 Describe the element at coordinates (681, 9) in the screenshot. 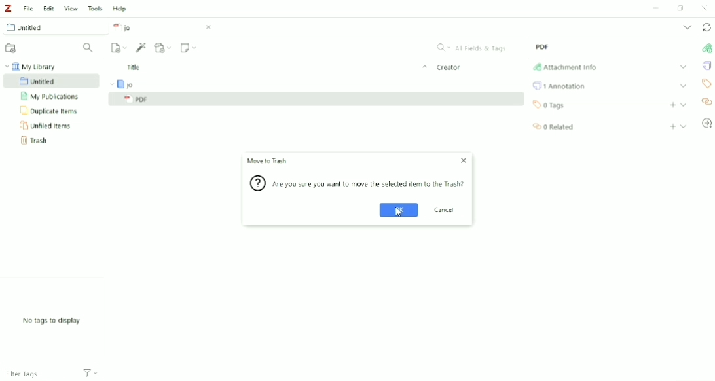

I see `Restore down` at that location.